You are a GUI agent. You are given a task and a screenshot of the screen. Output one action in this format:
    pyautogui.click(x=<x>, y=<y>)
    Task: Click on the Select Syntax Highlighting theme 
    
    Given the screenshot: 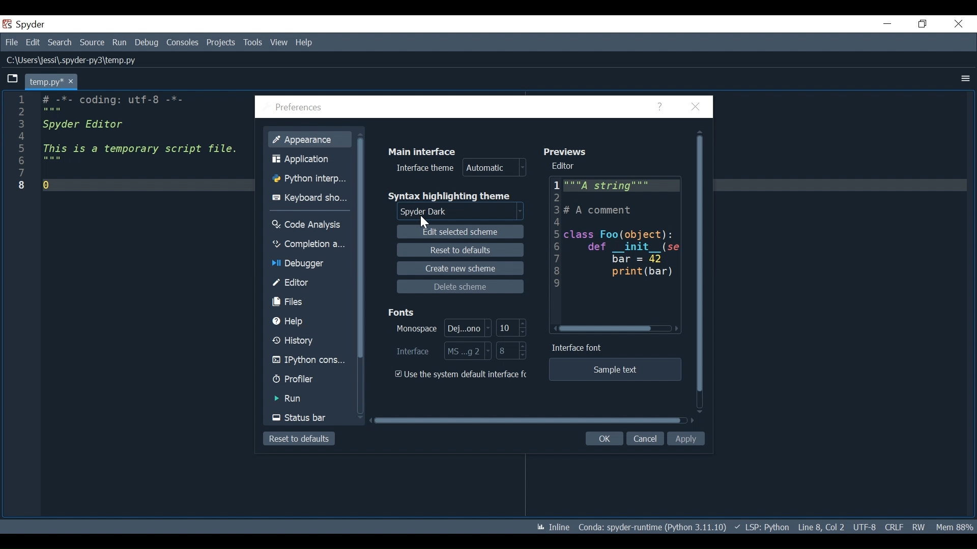 What is the action you would take?
    pyautogui.click(x=461, y=212)
    